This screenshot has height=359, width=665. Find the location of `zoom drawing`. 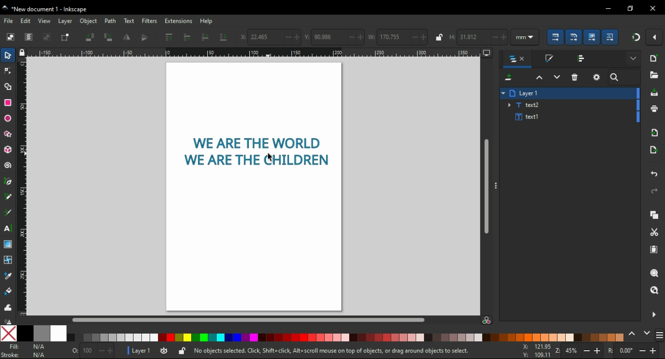

zoom drawing is located at coordinates (655, 293).